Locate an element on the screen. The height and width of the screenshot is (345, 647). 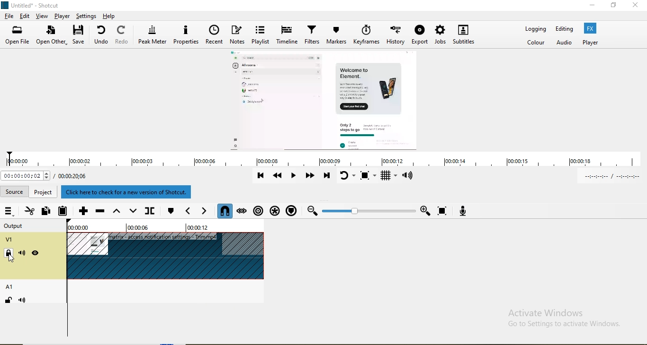
Next marker is located at coordinates (204, 211).